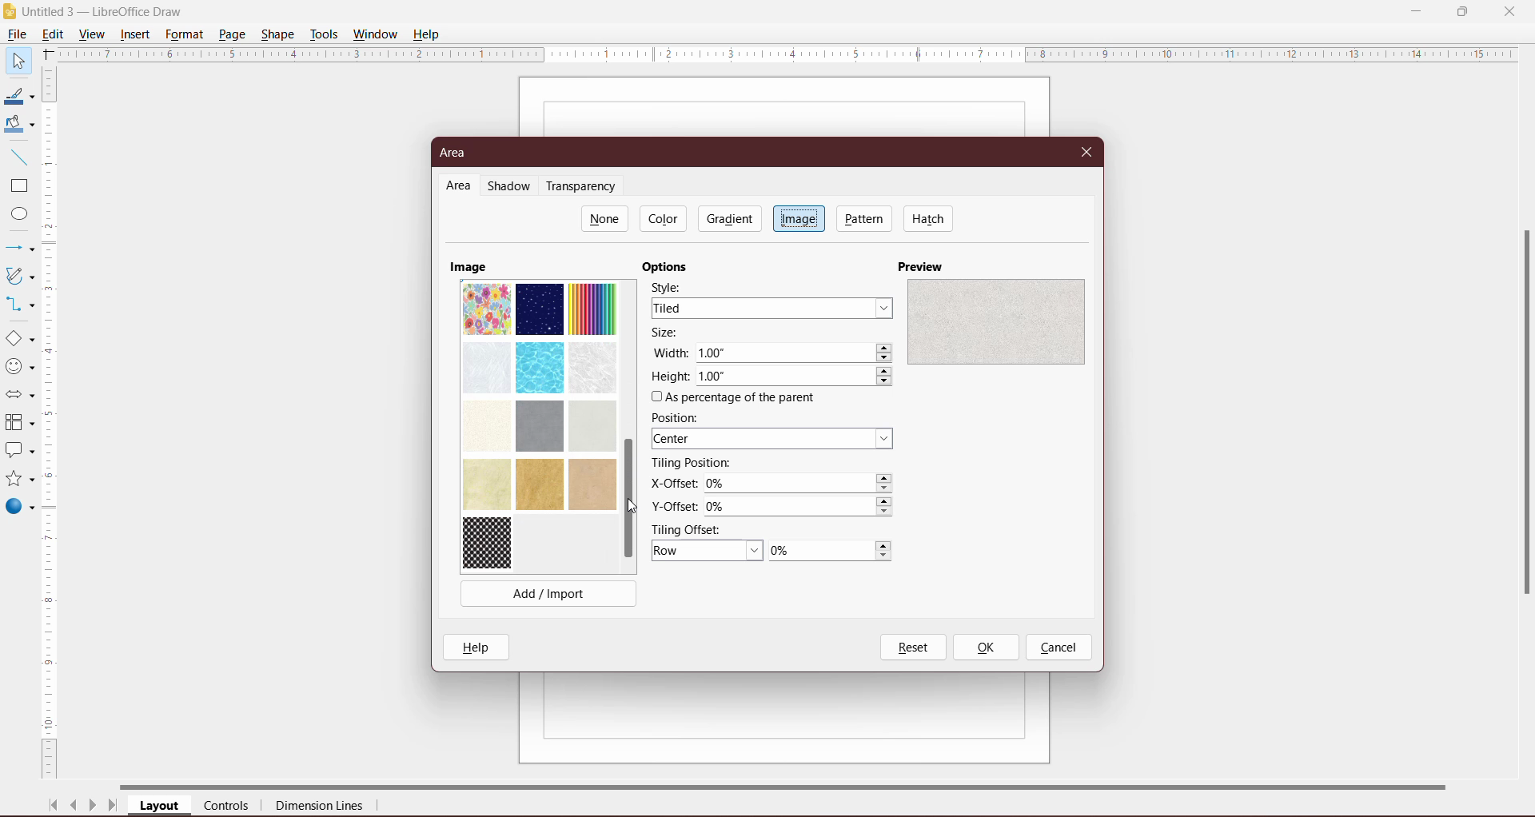 This screenshot has width=1535, height=817. Describe the element at coordinates (539, 424) in the screenshot. I see `More Texture/images available` at that location.